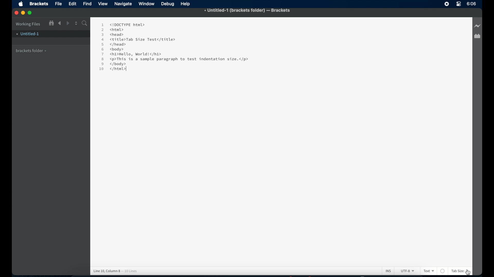  I want to click on 6:06, so click(472, 4).